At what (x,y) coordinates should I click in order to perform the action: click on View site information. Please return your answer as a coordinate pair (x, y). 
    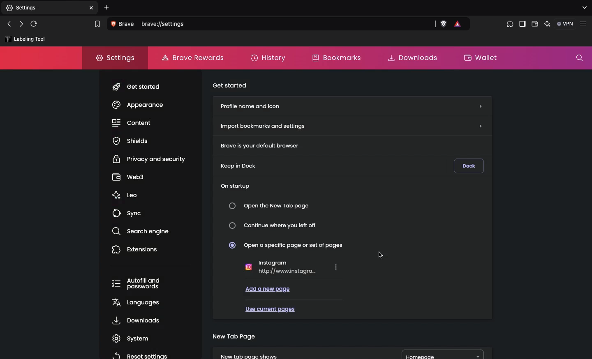
    Looking at the image, I should click on (124, 24).